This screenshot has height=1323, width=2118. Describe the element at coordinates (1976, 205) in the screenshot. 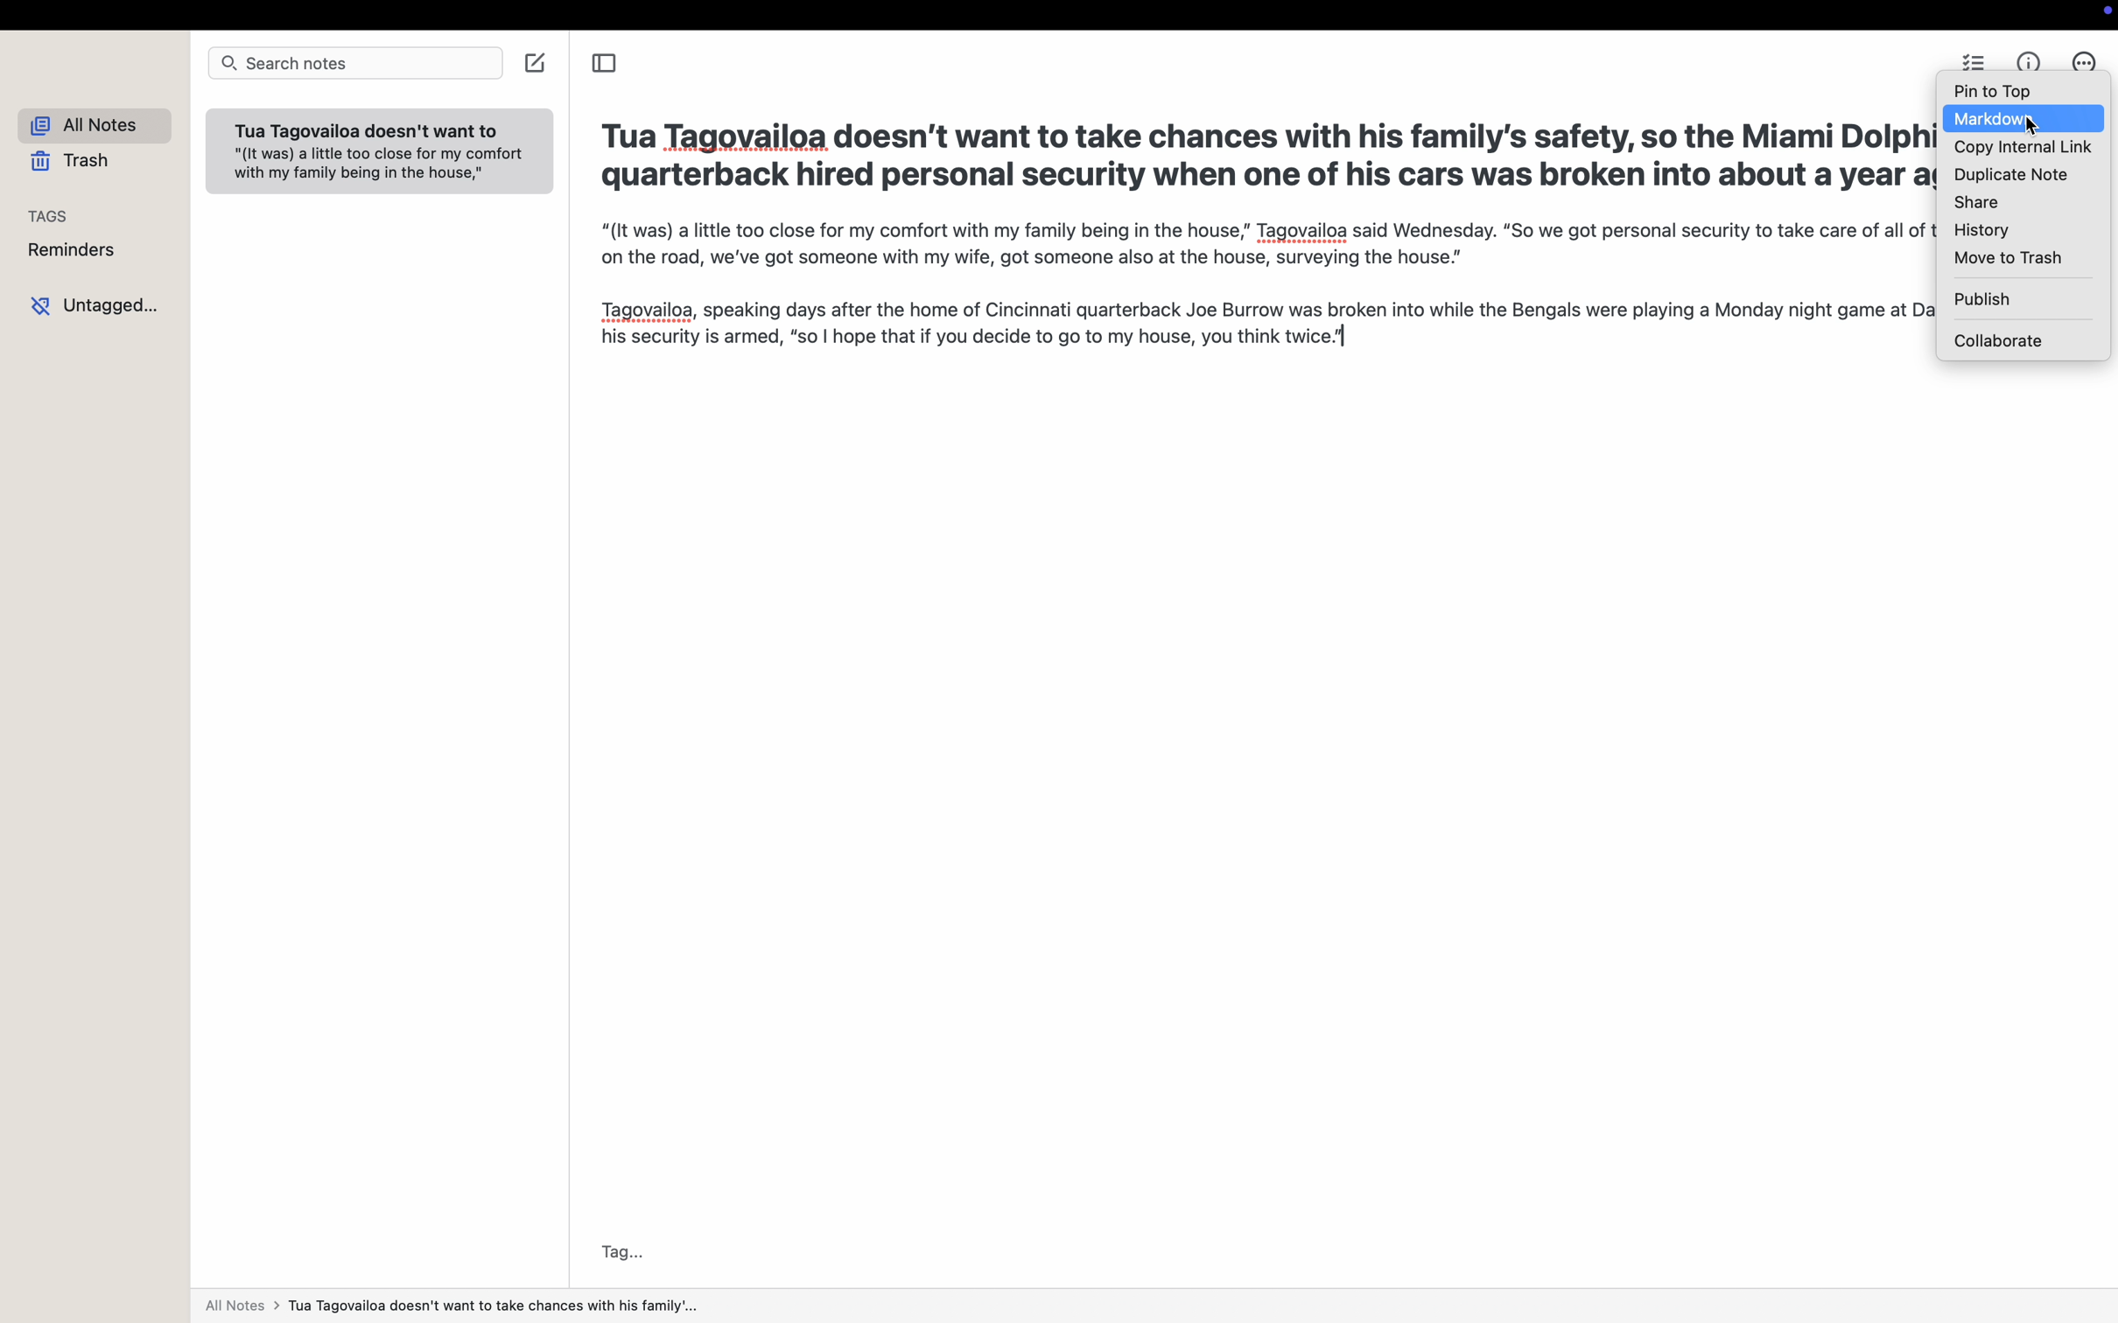

I see `share` at that location.